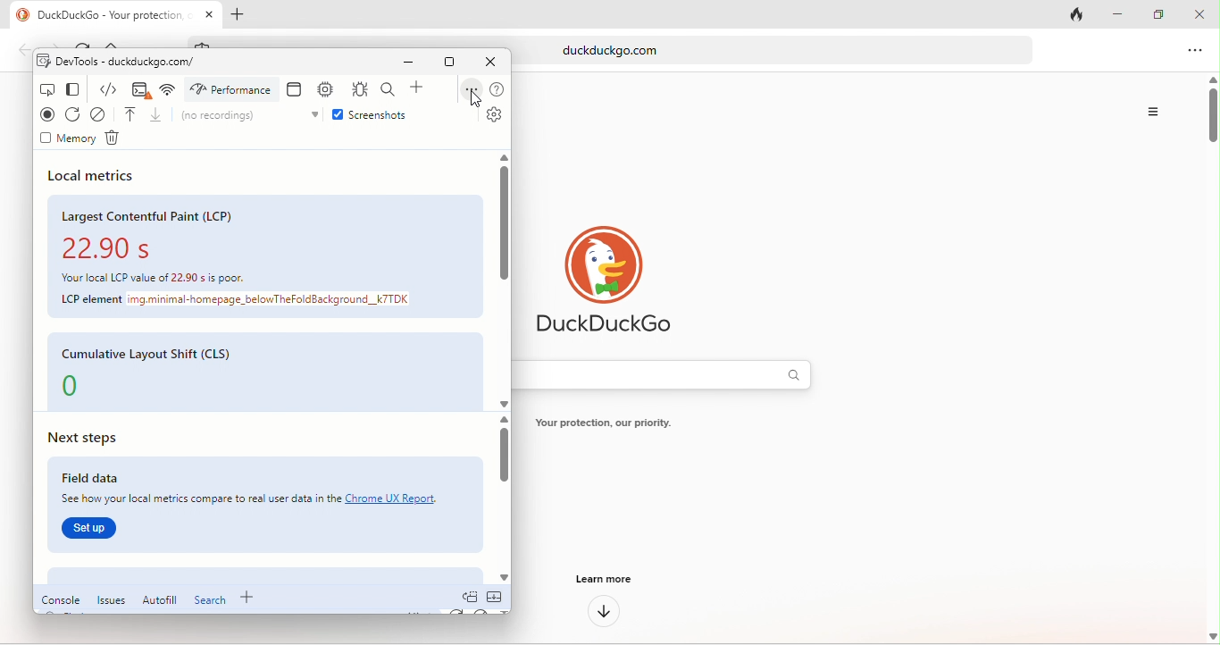 Image resolution: width=1220 pixels, height=645 pixels. What do you see at coordinates (362, 90) in the screenshot?
I see `sources` at bounding box center [362, 90].